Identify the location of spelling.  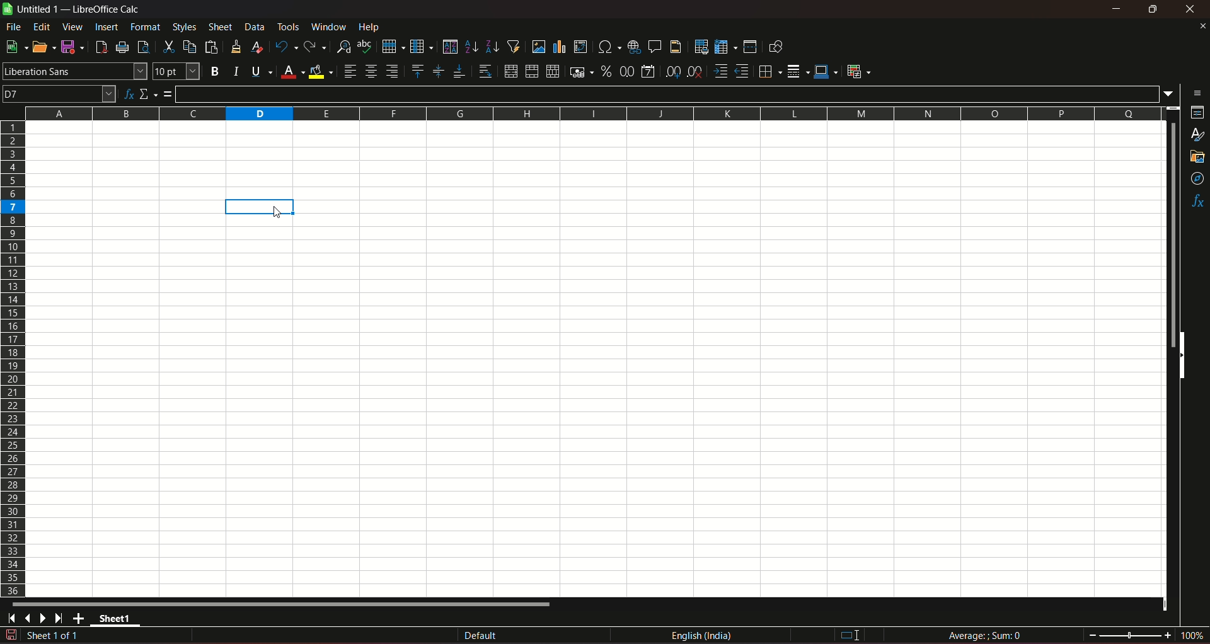
(366, 47).